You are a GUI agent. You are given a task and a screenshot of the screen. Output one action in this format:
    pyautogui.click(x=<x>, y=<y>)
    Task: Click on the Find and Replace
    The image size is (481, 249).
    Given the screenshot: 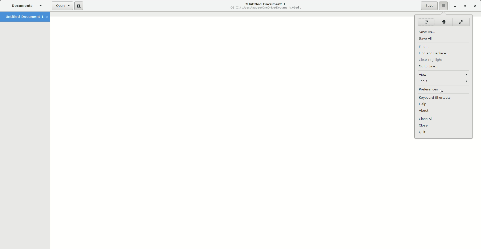 What is the action you would take?
    pyautogui.click(x=435, y=53)
    